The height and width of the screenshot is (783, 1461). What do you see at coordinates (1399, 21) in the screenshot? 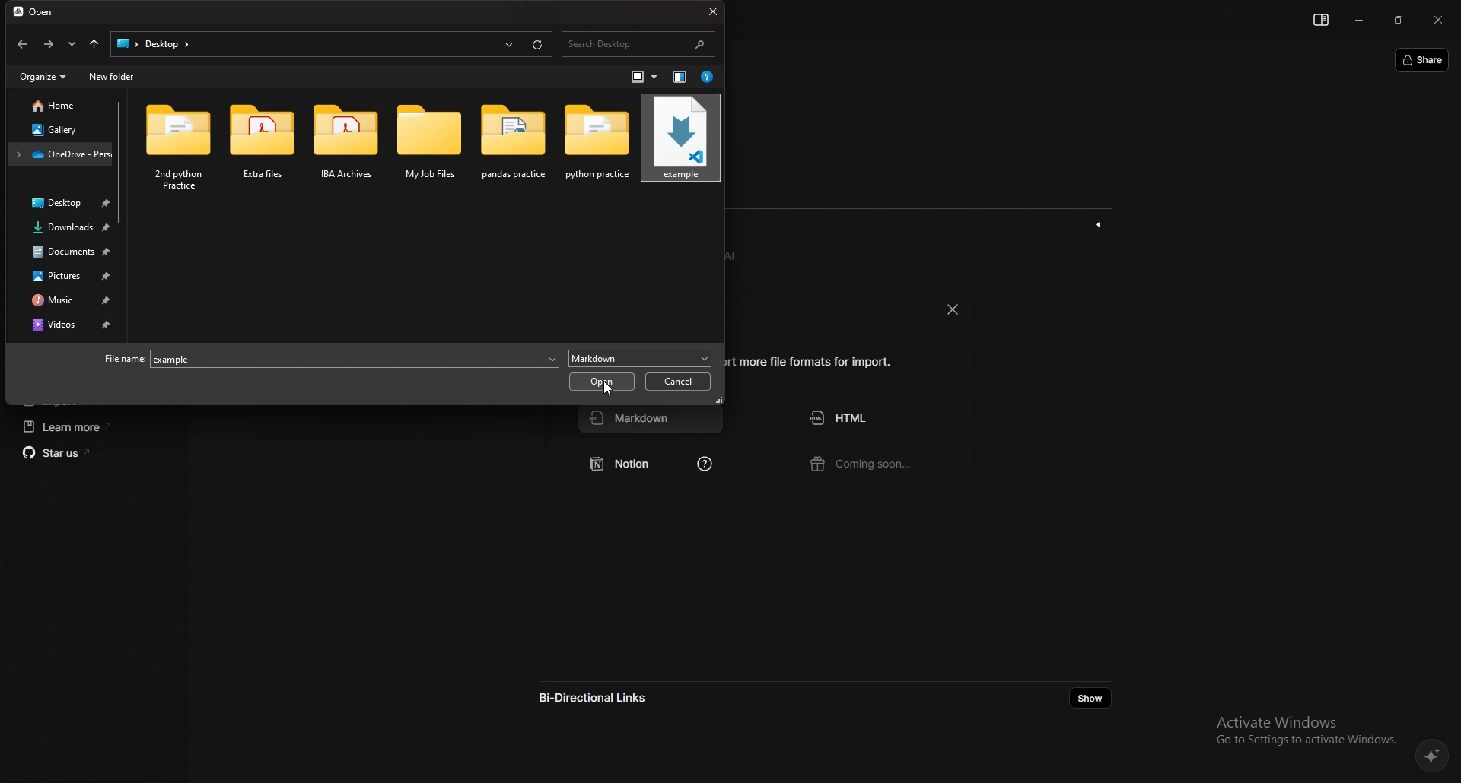
I see `resize` at bounding box center [1399, 21].